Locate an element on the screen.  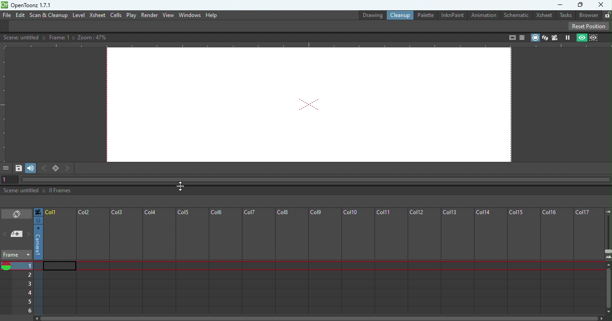
Xsheet is located at coordinates (544, 15).